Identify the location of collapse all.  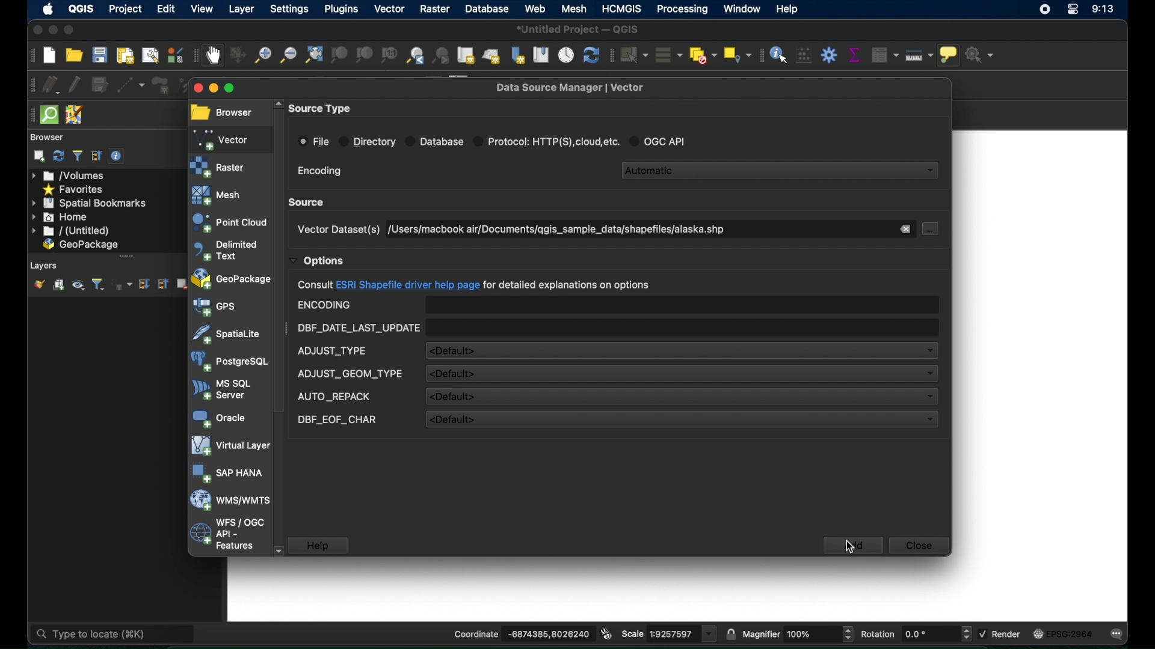
(164, 285).